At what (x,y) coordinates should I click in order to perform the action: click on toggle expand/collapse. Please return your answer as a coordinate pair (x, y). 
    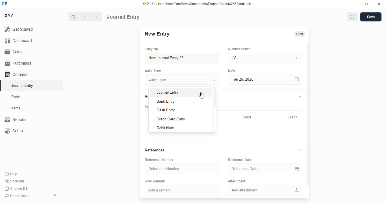
    Looking at the image, I should click on (300, 150).